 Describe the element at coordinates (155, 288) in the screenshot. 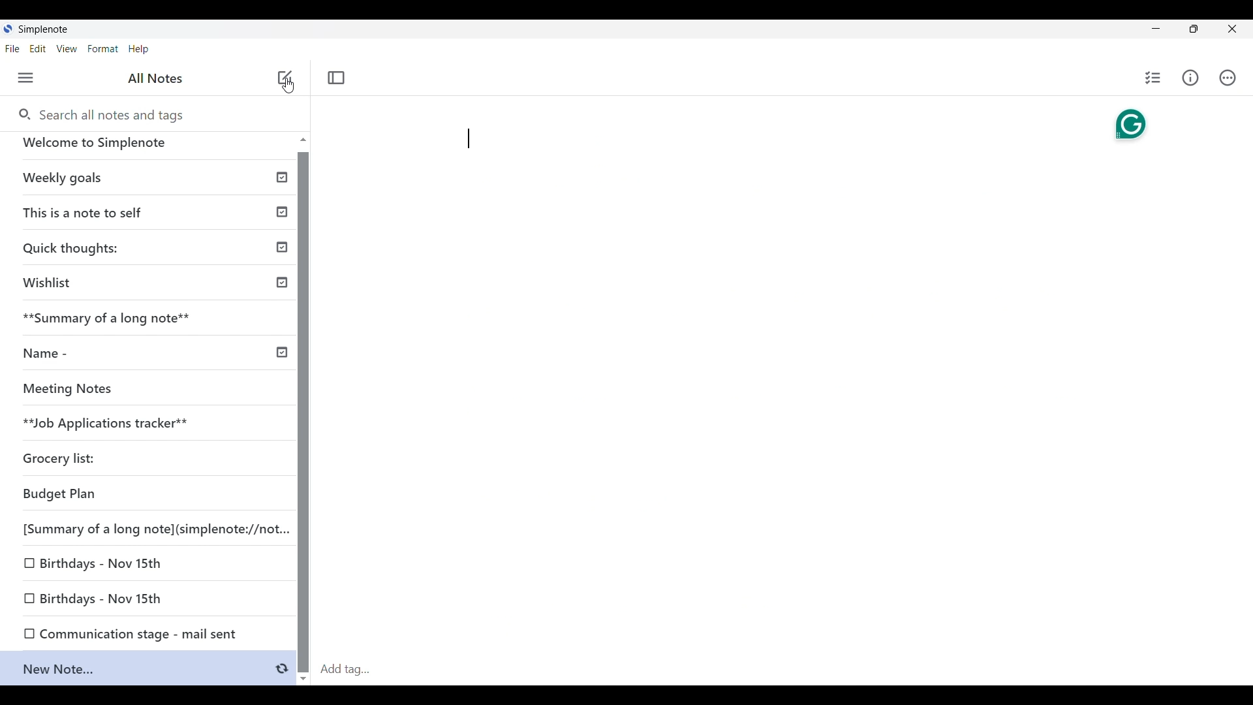

I see `Published note indicated by check icon` at that location.